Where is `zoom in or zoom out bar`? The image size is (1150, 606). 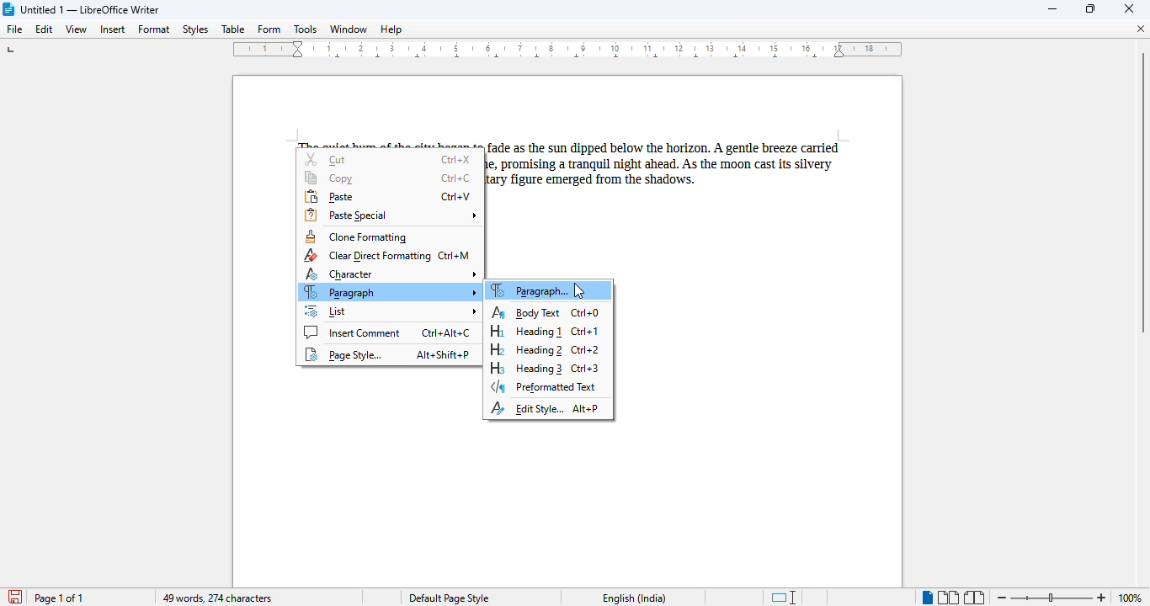
zoom in or zoom out bar is located at coordinates (1051, 598).